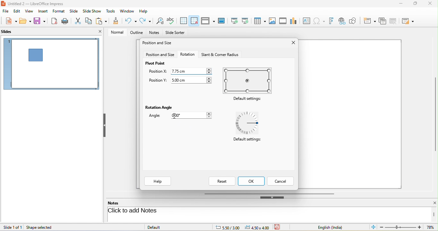 This screenshot has width=438, height=231. Describe the element at coordinates (176, 115) in the screenshot. I see `cursor movement` at that location.